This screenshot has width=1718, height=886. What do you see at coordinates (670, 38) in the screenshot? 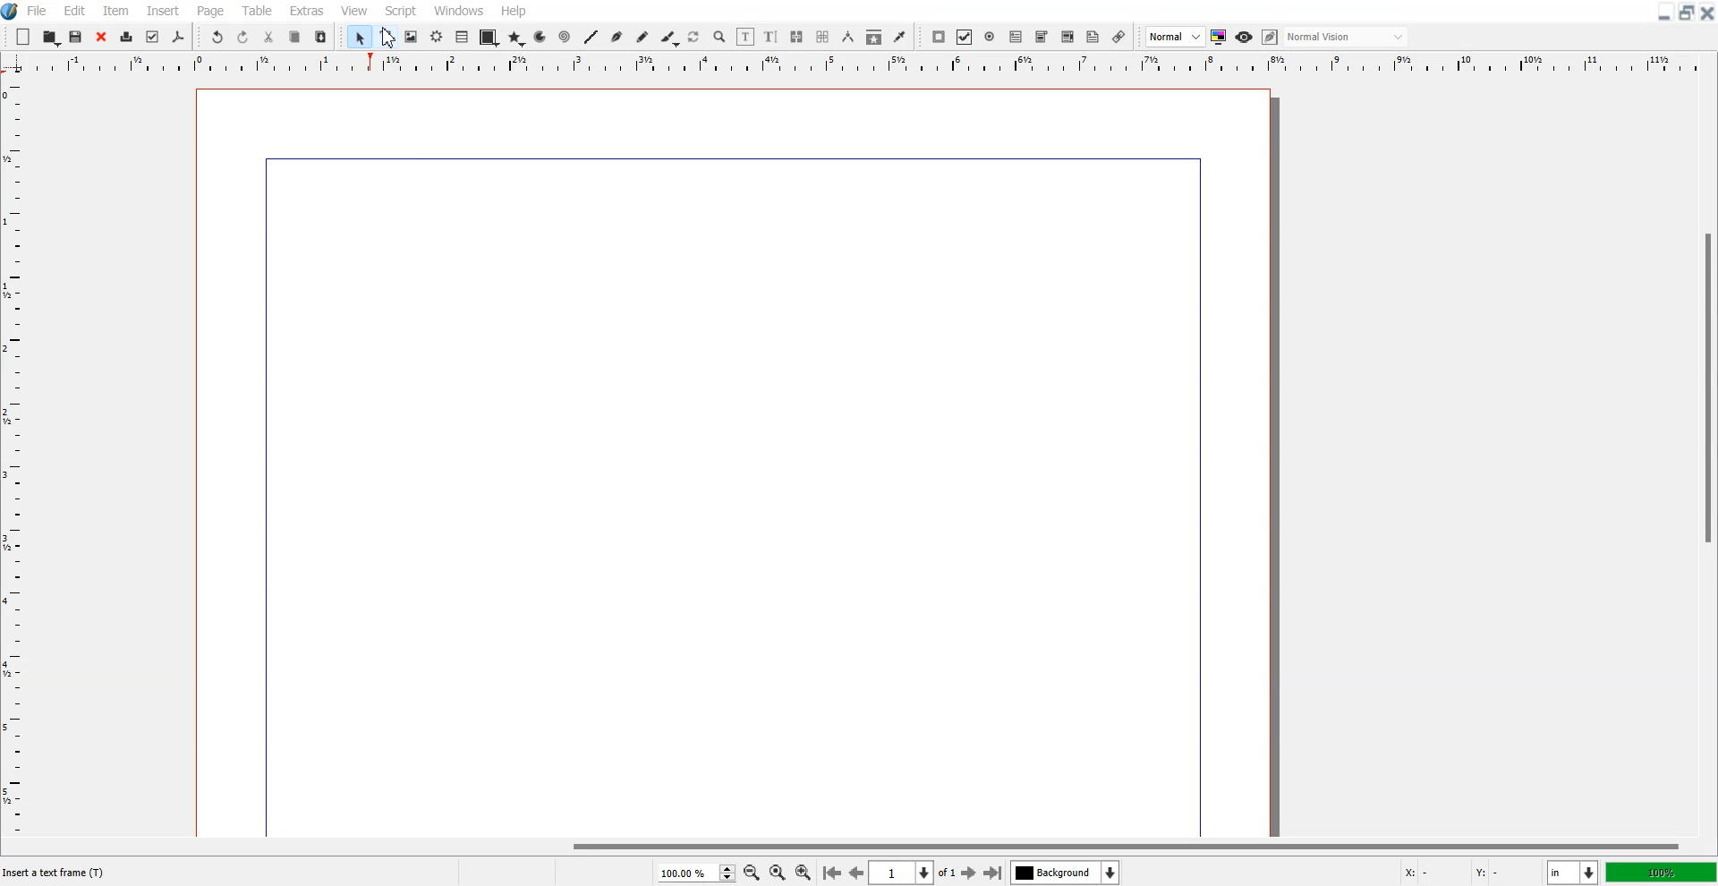
I see `Calligraphic line ` at bounding box center [670, 38].